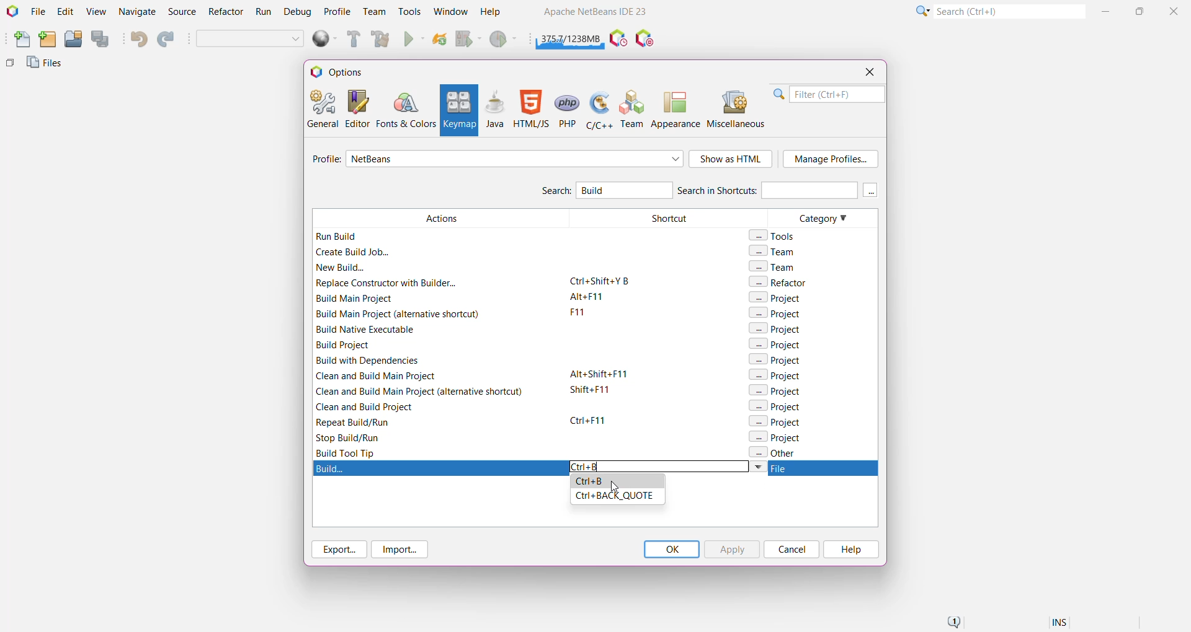 This screenshot has height=632, width=1191. What do you see at coordinates (96, 12) in the screenshot?
I see `View` at bounding box center [96, 12].